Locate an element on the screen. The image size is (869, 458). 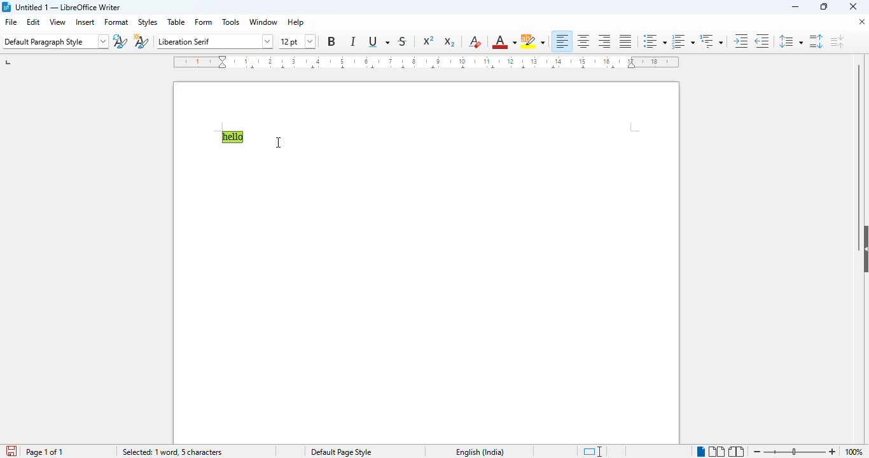
dropdown is located at coordinates (104, 42).